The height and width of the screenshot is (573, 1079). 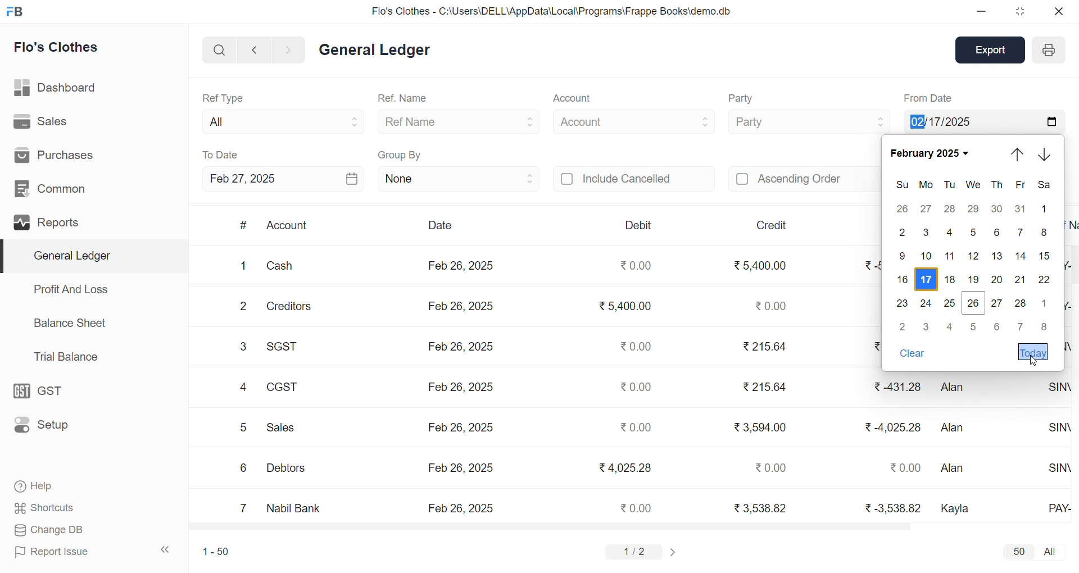 I want to click on 3, so click(x=245, y=348).